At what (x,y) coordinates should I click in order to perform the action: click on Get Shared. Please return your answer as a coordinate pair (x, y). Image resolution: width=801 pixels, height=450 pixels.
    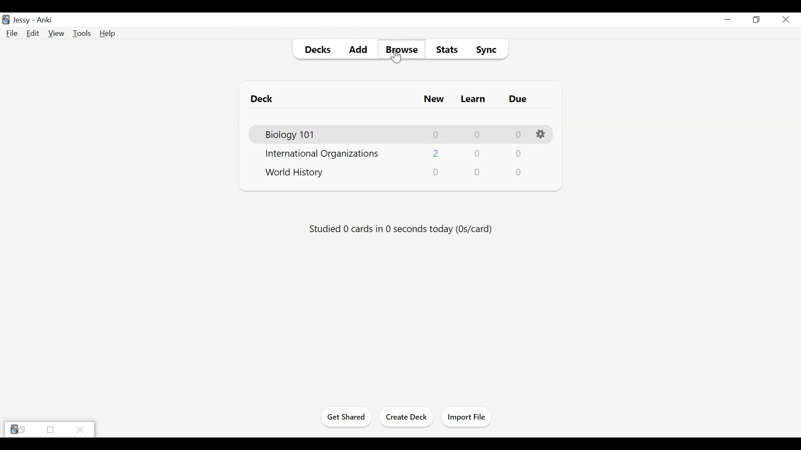
    Looking at the image, I should click on (346, 418).